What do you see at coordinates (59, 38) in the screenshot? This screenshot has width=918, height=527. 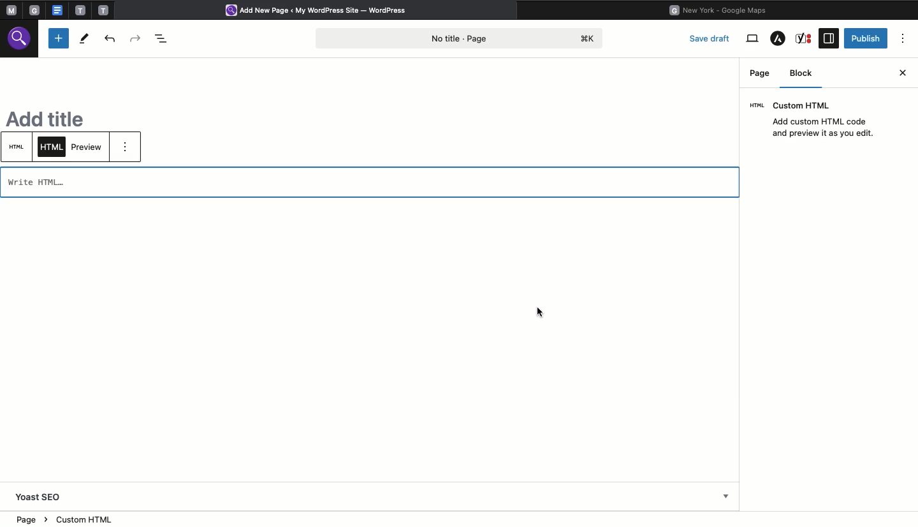 I see `Add new block` at bounding box center [59, 38].